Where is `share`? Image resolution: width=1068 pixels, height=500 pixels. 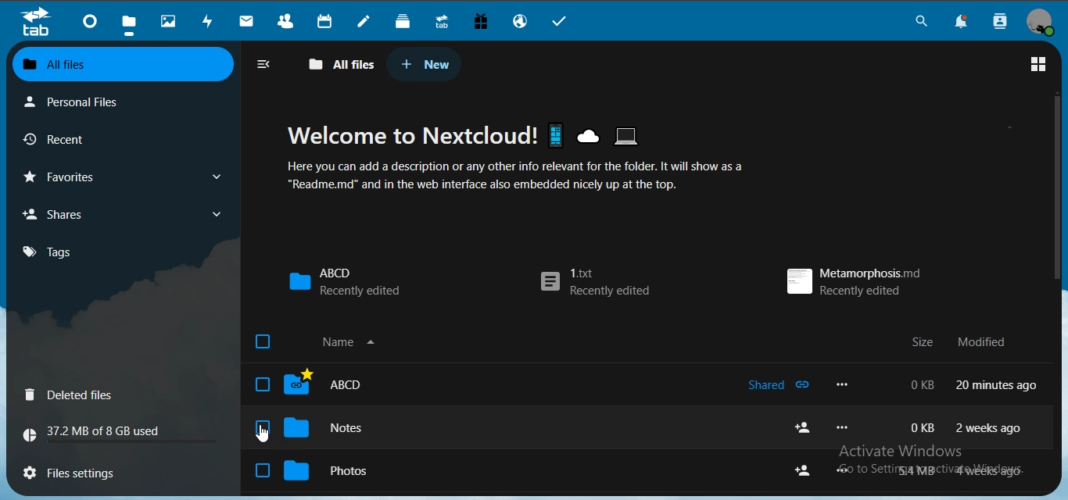
share is located at coordinates (805, 470).